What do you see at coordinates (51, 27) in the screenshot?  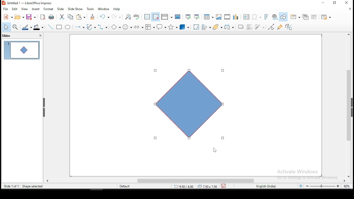 I see `line` at bounding box center [51, 27].